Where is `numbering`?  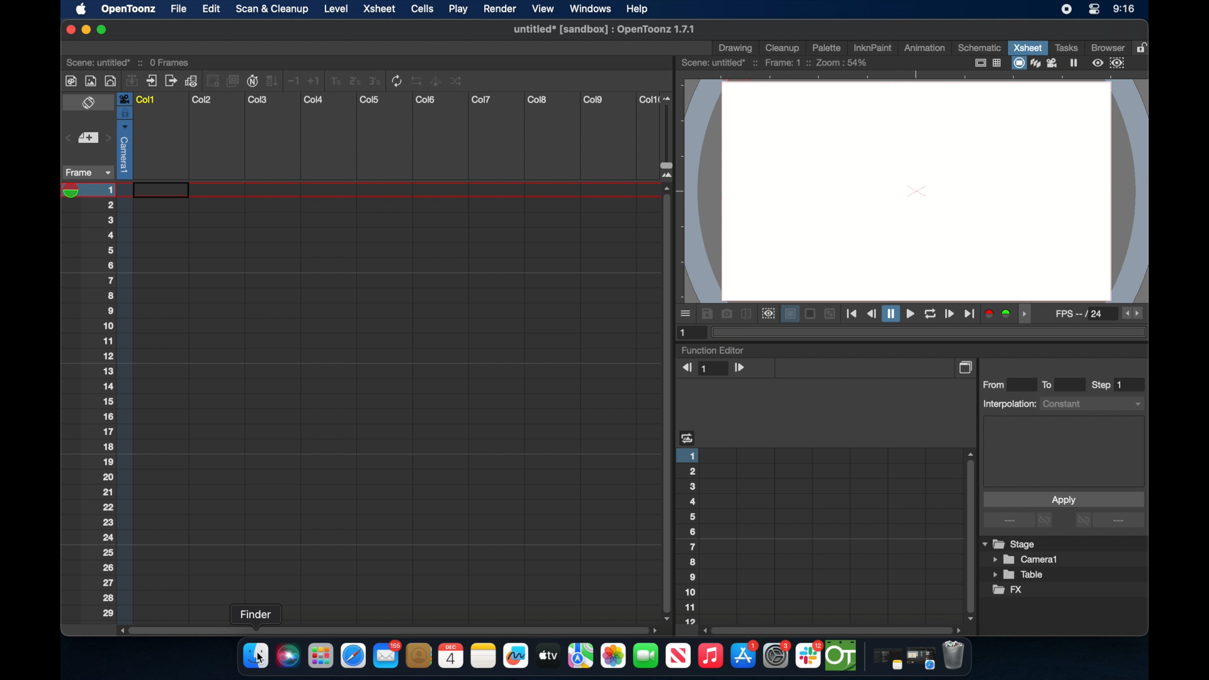 numbering is located at coordinates (116, 401).